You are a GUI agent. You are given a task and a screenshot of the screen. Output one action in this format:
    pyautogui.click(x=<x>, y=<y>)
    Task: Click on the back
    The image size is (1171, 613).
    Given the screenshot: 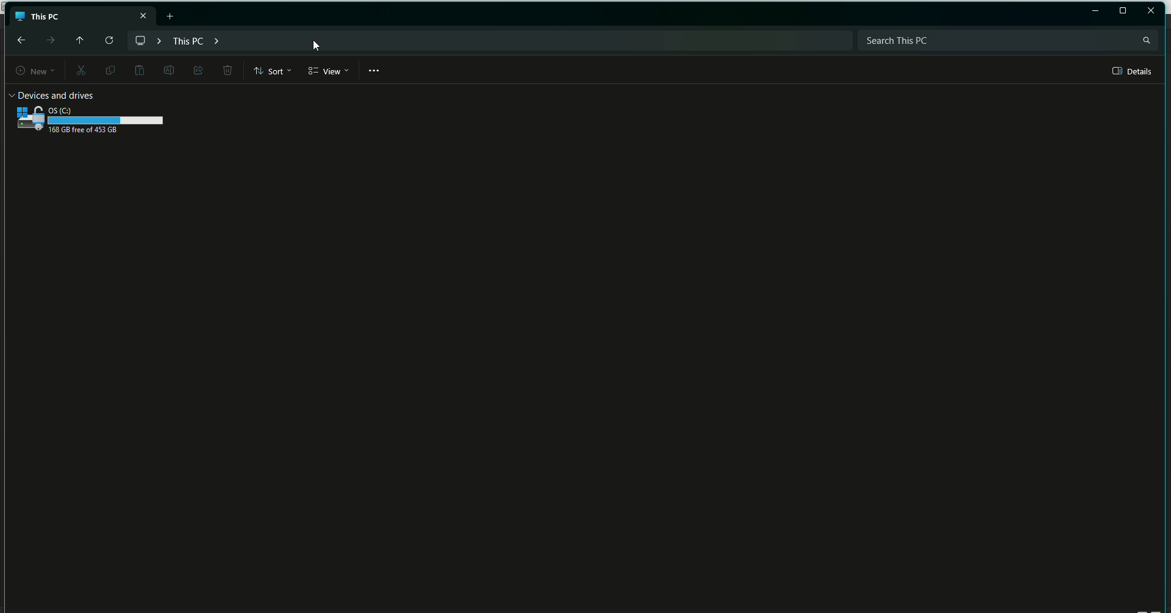 What is the action you would take?
    pyautogui.click(x=20, y=40)
    